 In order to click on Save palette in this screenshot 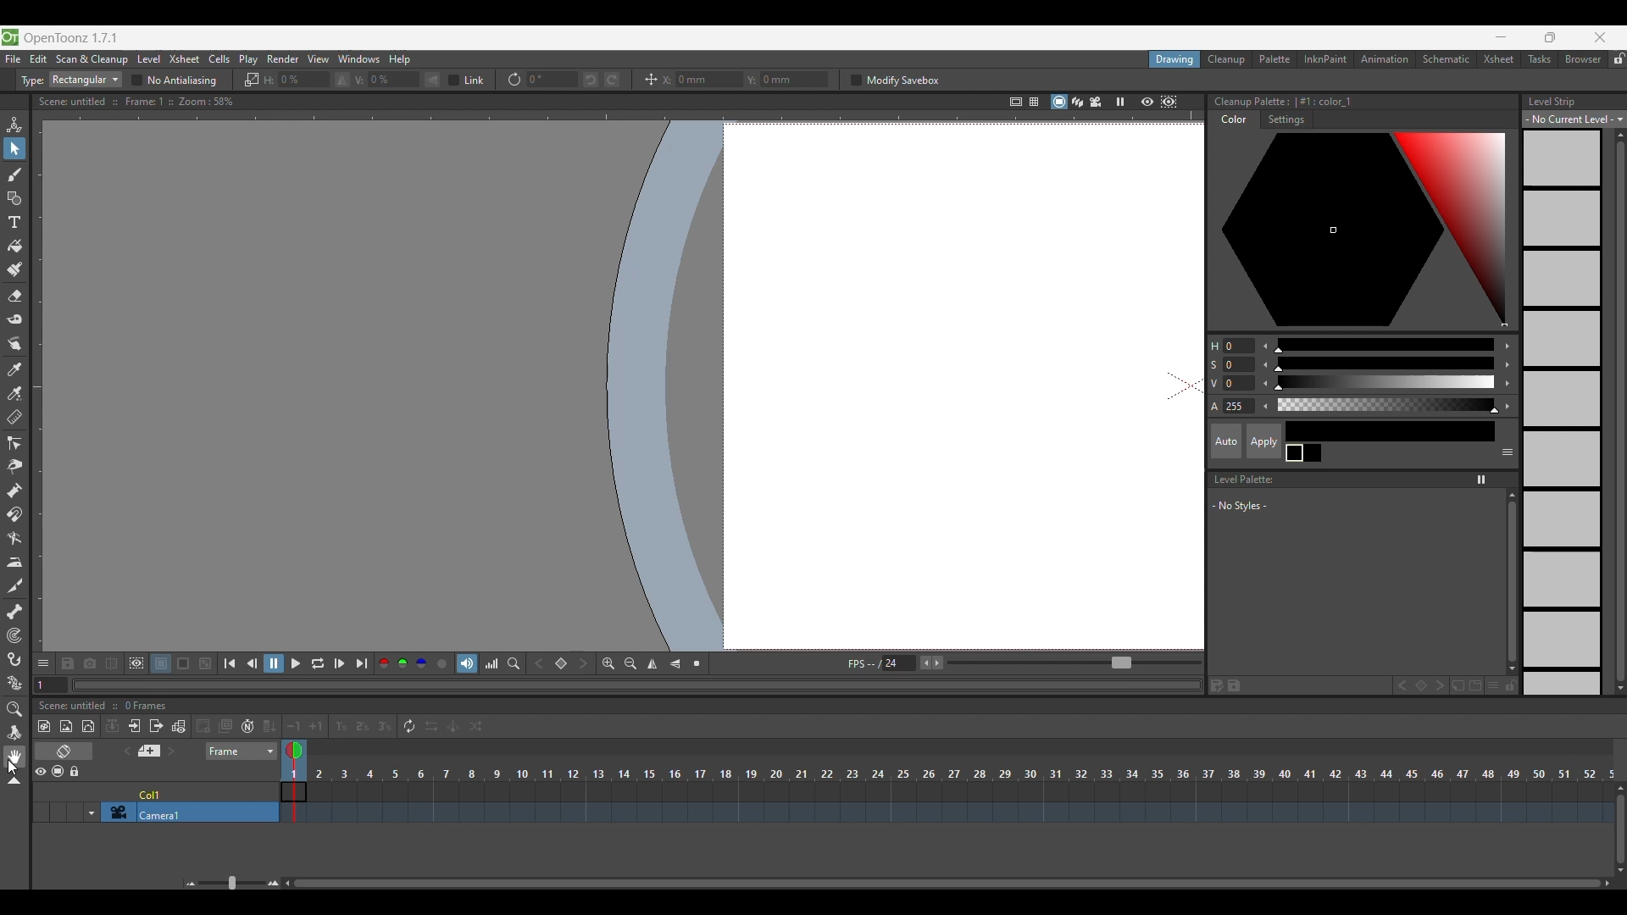, I will do `click(1234, 685)`.